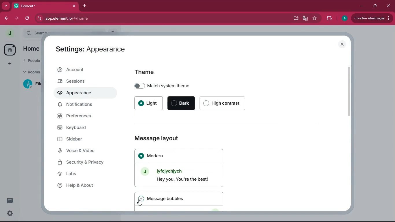 Image resolution: width=395 pixels, height=222 pixels. Describe the element at coordinates (10, 201) in the screenshot. I see `message` at that location.